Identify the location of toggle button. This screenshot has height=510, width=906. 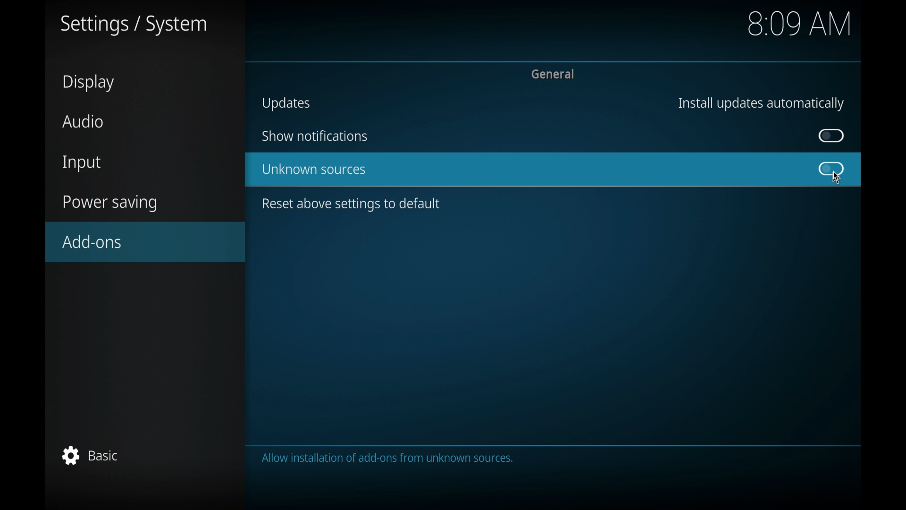
(832, 169).